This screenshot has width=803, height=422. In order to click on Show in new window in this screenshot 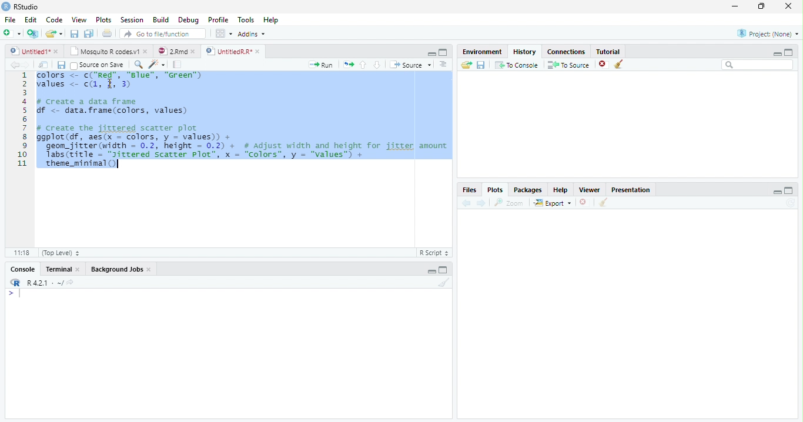, I will do `click(43, 65)`.